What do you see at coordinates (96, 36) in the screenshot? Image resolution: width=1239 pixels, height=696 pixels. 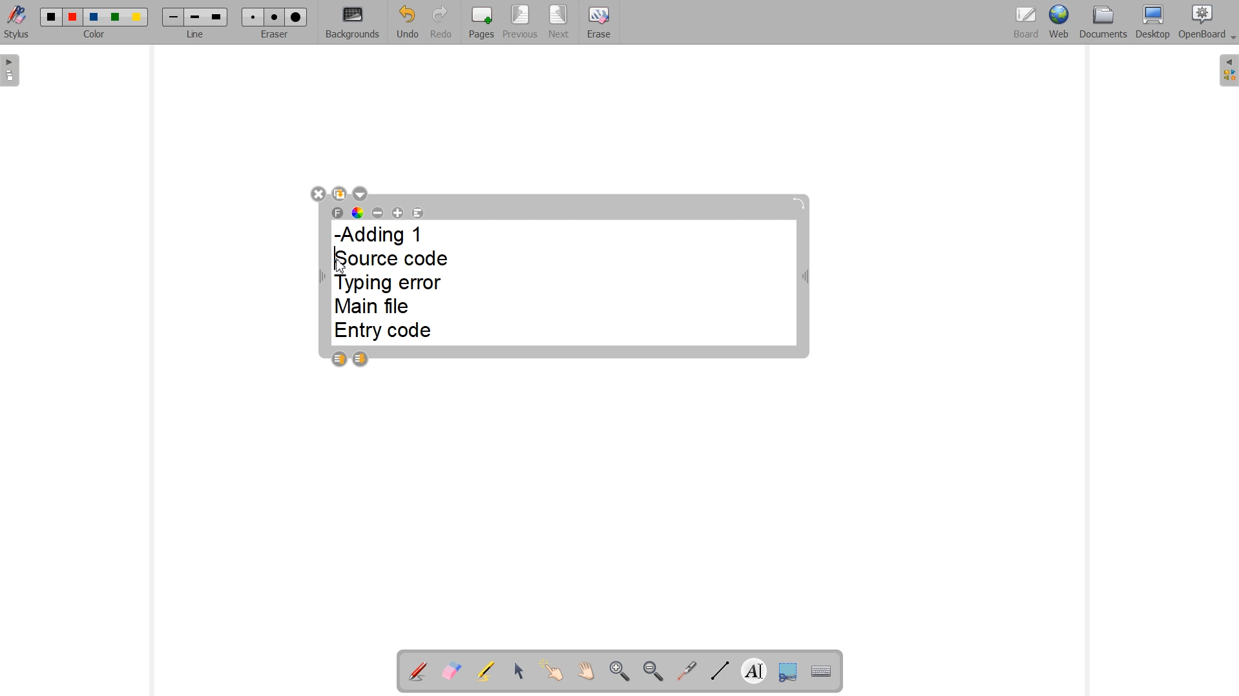 I see `Color` at bounding box center [96, 36].